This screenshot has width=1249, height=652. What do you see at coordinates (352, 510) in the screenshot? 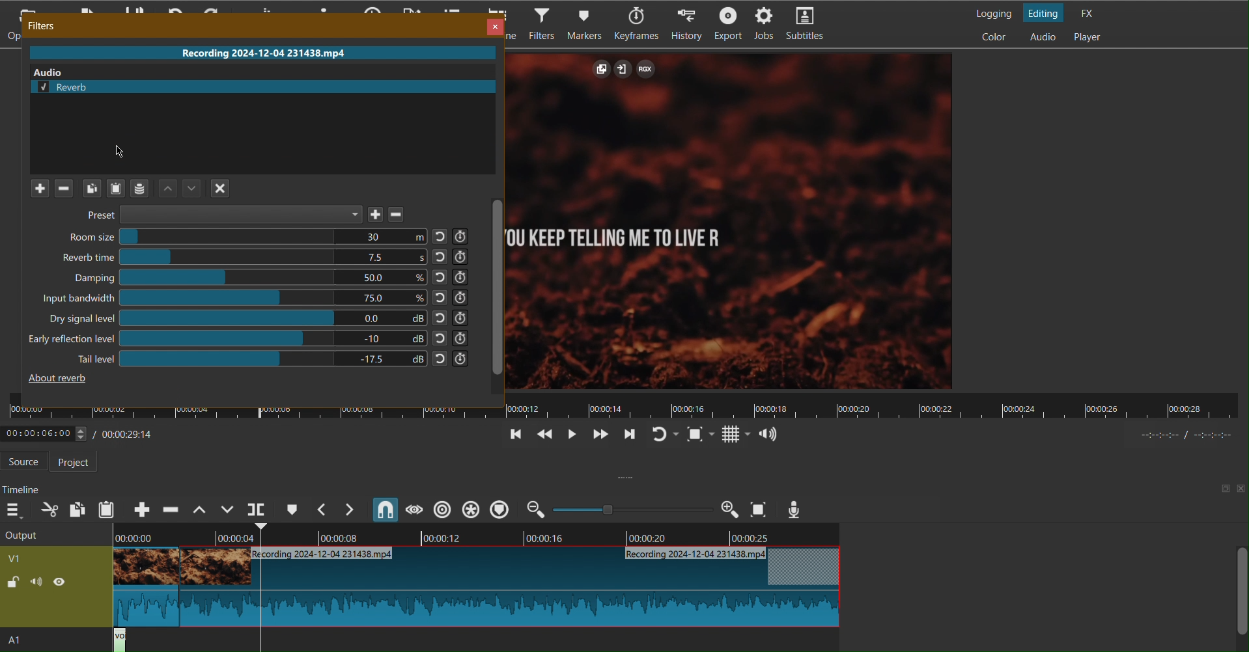
I see `Next Marker` at bounding box center [352, 510].